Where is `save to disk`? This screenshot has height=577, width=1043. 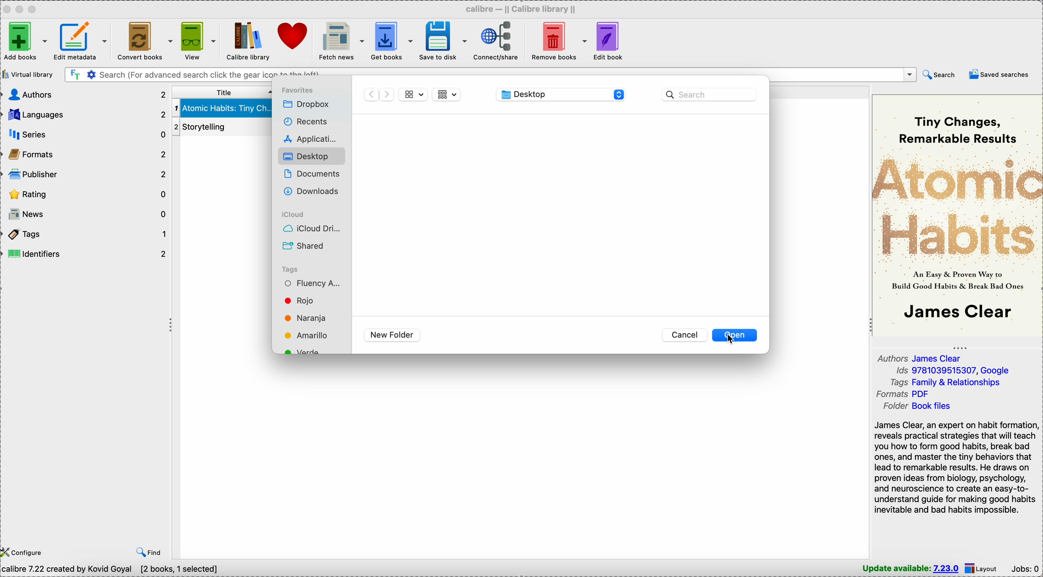
save to disk is located at coordinates (442, 40).